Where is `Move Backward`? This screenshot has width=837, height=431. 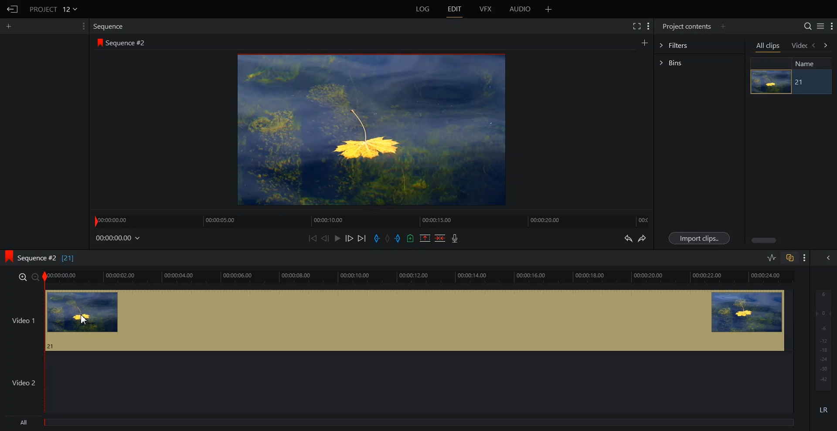
Move Backward is located at coordinates (313, 238).